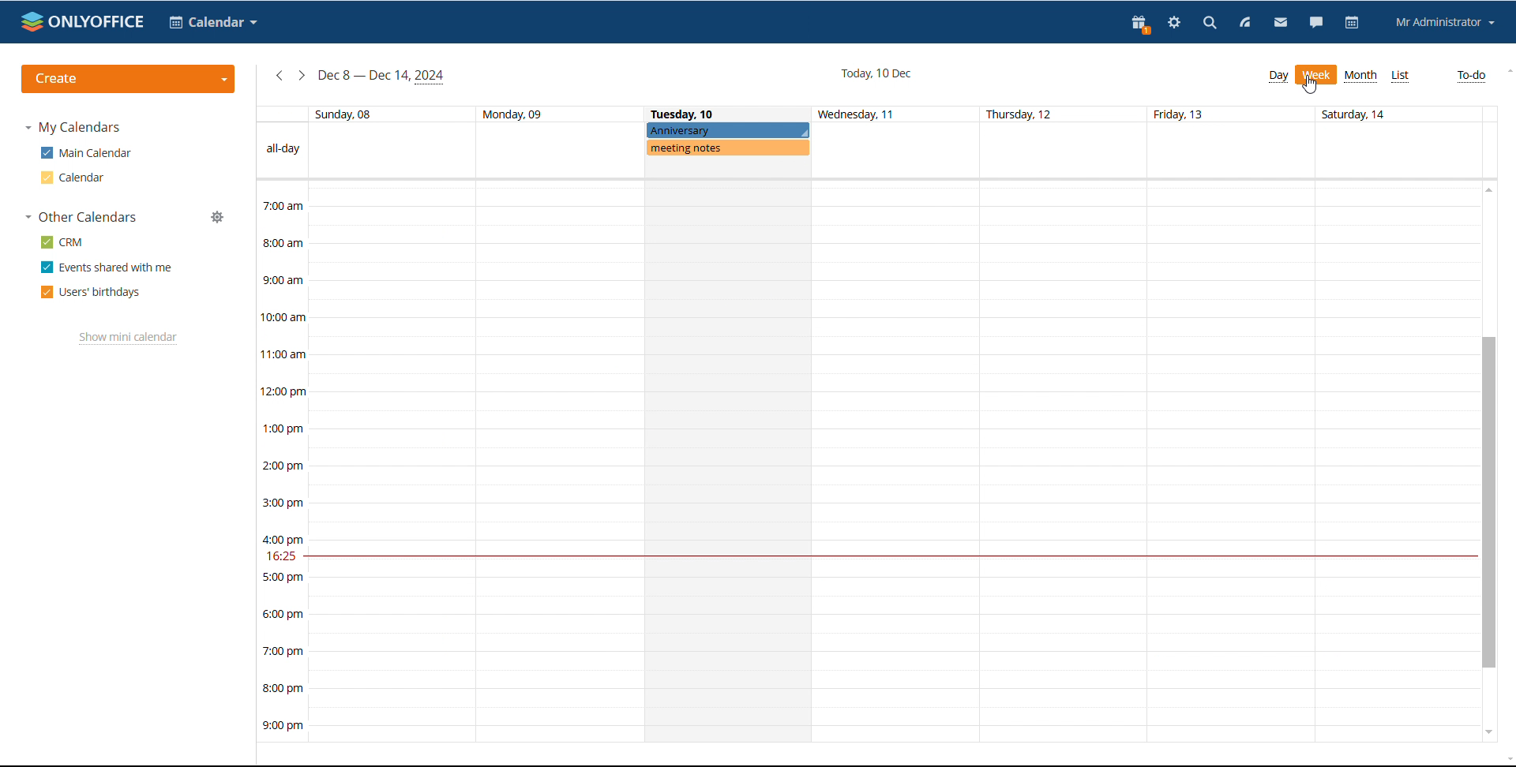 The height and width of the screenshot is (767, 1516). I want to click on 30 min span of a day, so click(893, 365).